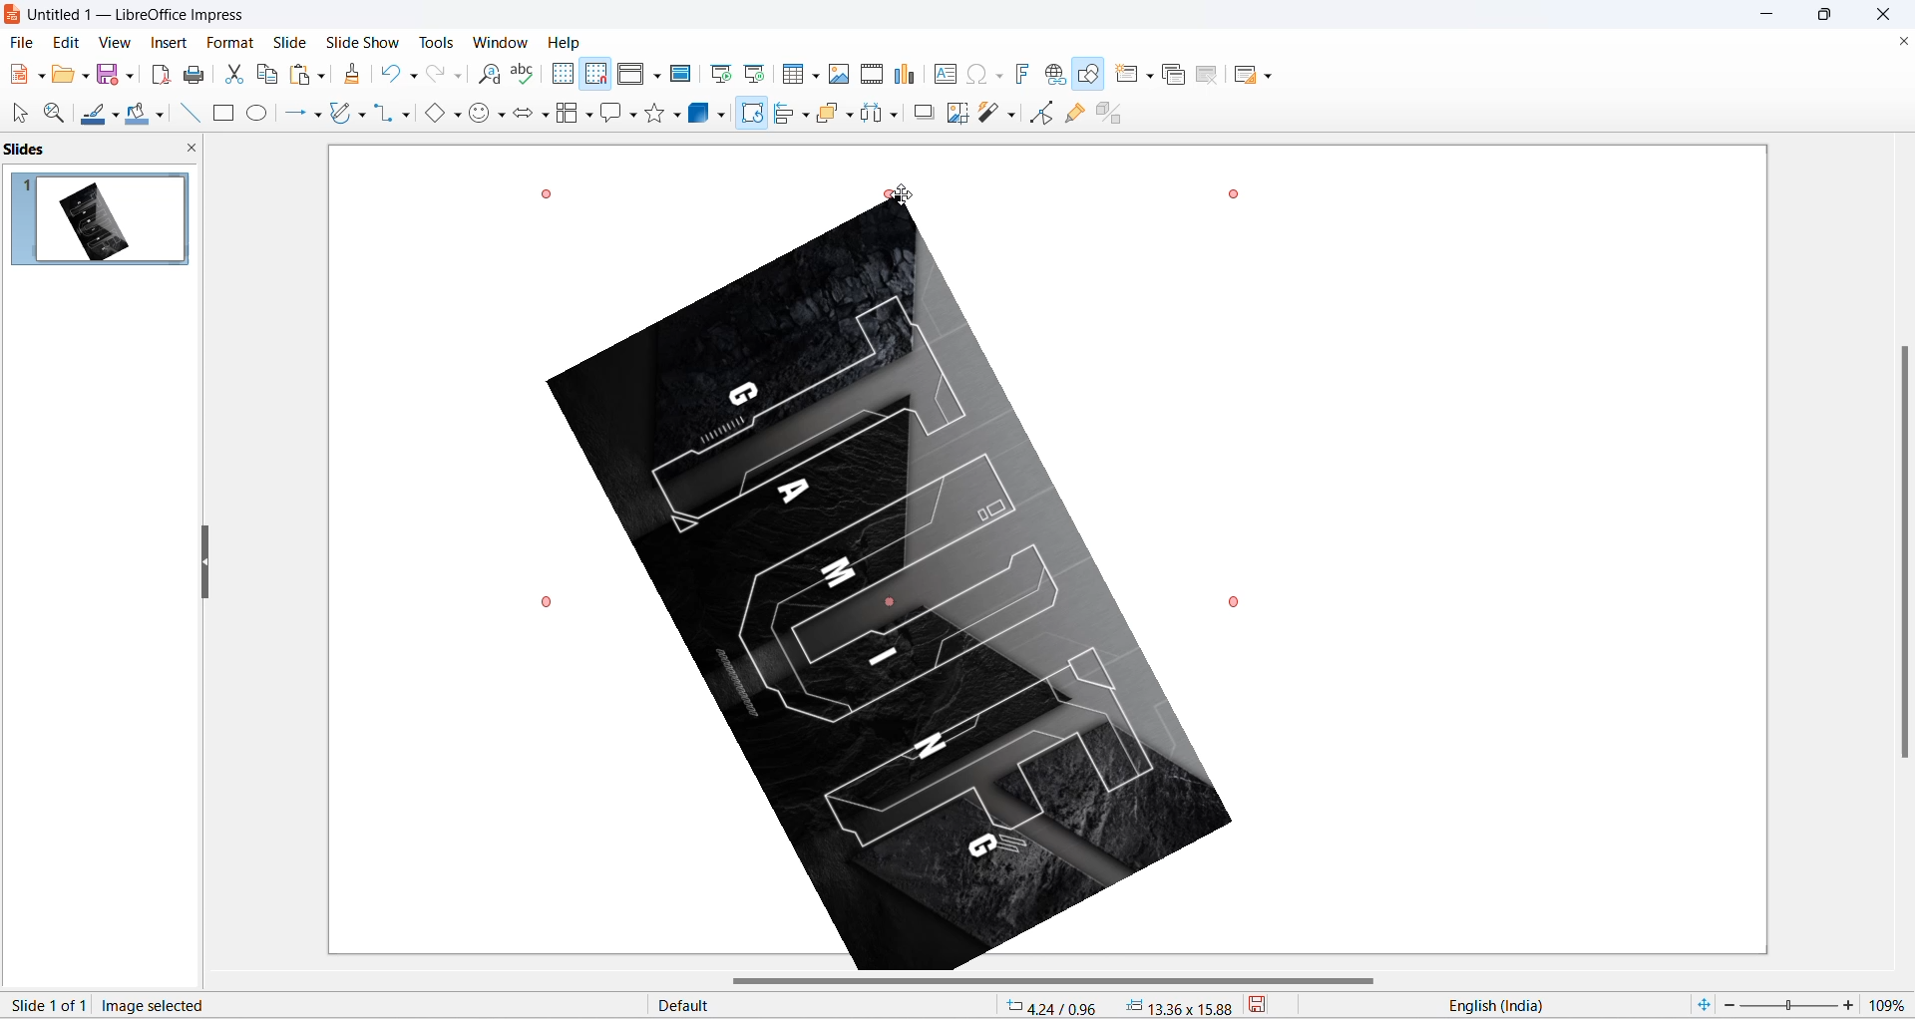 This screenshot has height=1019, width=1915. I want to click on save, so click(1271, 1007).